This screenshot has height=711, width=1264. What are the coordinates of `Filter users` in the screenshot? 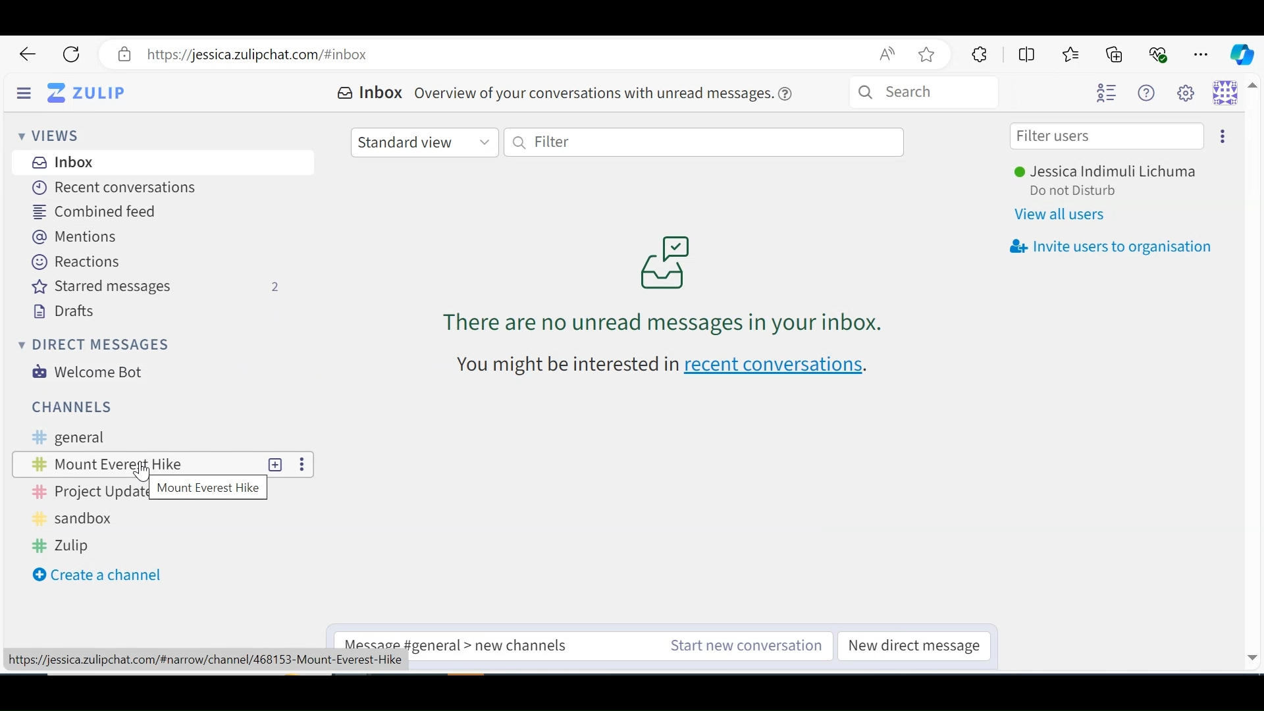 It's located at (1107, 136).